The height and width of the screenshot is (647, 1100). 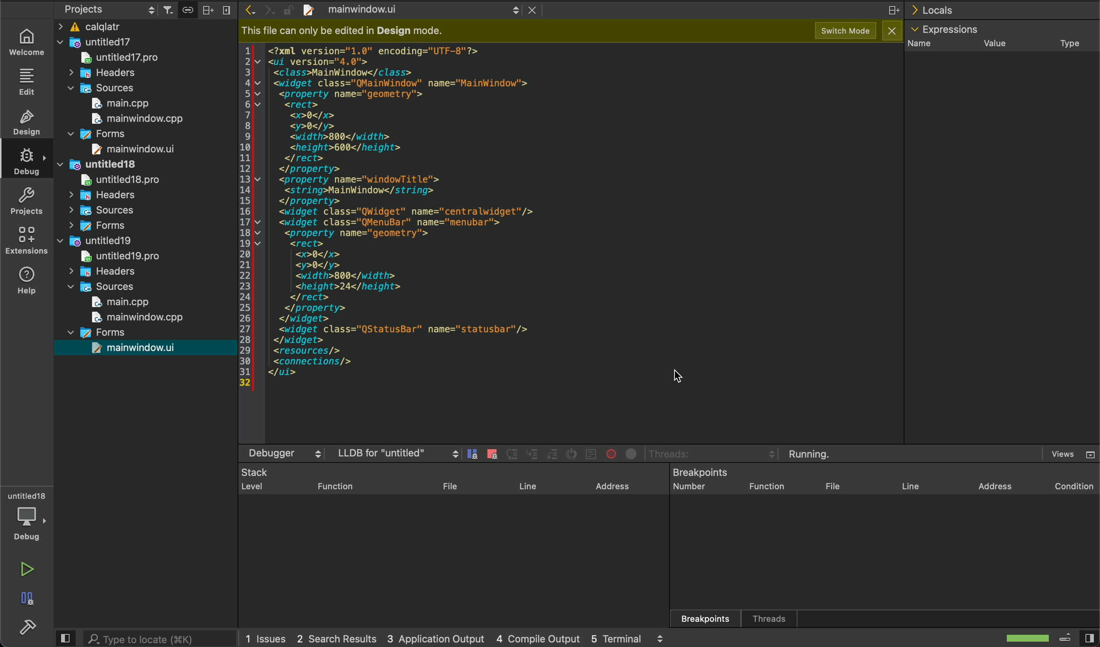 I want to click on 1 <?xml version="1.0" encoding="UTF-8"7?>

2 v <ui version="4.0">

BB] <class>MainWindow</class>

4 v | <widget class="QMainWindow" name="MainWindow'">
5v <property name='"geometry">

6 Vv <rect>

7 <x>0</x>

8 <y>0</y>

9 <width>800</width>

10 <height>600</height>

11 </rect>

12 </property>

13 v <property name="windowTitle">

14 <string>MainWindow</string>

15 </property>

16 <widget class="QWidget" name="centralwidget"/>
17 v <widget class="QMenuBar" name="menubar">
18 v <property name="geometry">

19 v <rect>

20 <x>0</x>

211) <y>0</y>

22 <width>800</width>

23 <height>24</height>

24 </rect>

25 </property>

26 </widget>

27 <widget class="QStatusBar" name="statusbar"/>
28 </widget>

29 <resources/>

30 <connections/>

31 </ui>

32, so click(x=391, y=216).